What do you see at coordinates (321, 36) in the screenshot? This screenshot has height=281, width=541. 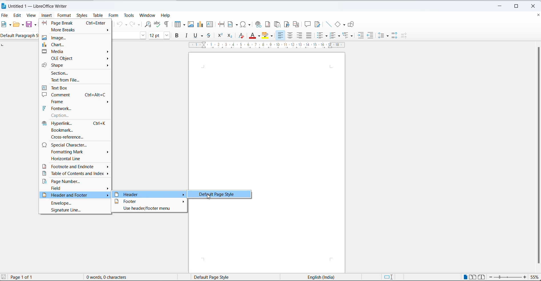 I see `toggle unordered list` at bounding box center [321, 36].